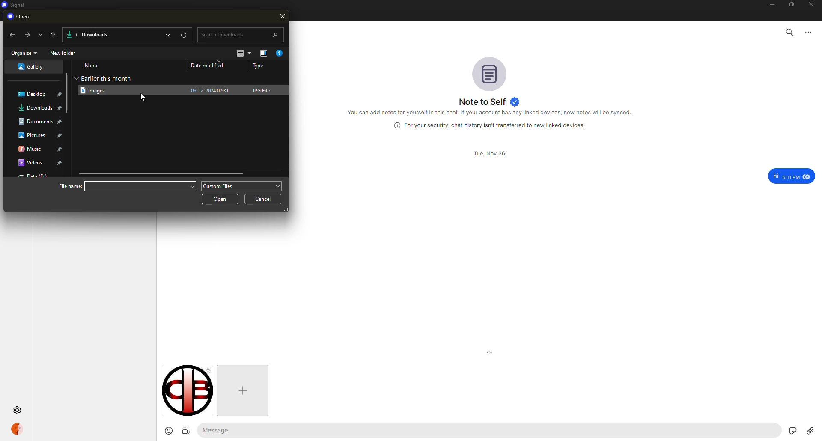 The width and height of the screenshot is (822, 441). Describe the element at coordinates (22, 17) in the screenshot. I see `open` at that location.